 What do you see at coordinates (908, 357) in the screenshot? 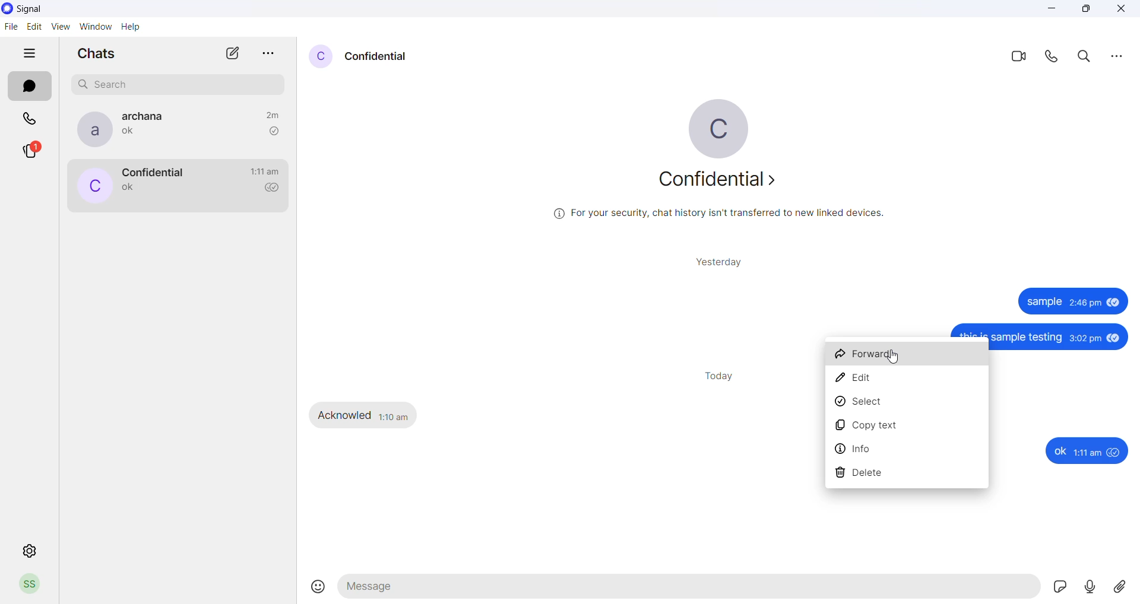
I see `forward` at bounding box center [908, 357].